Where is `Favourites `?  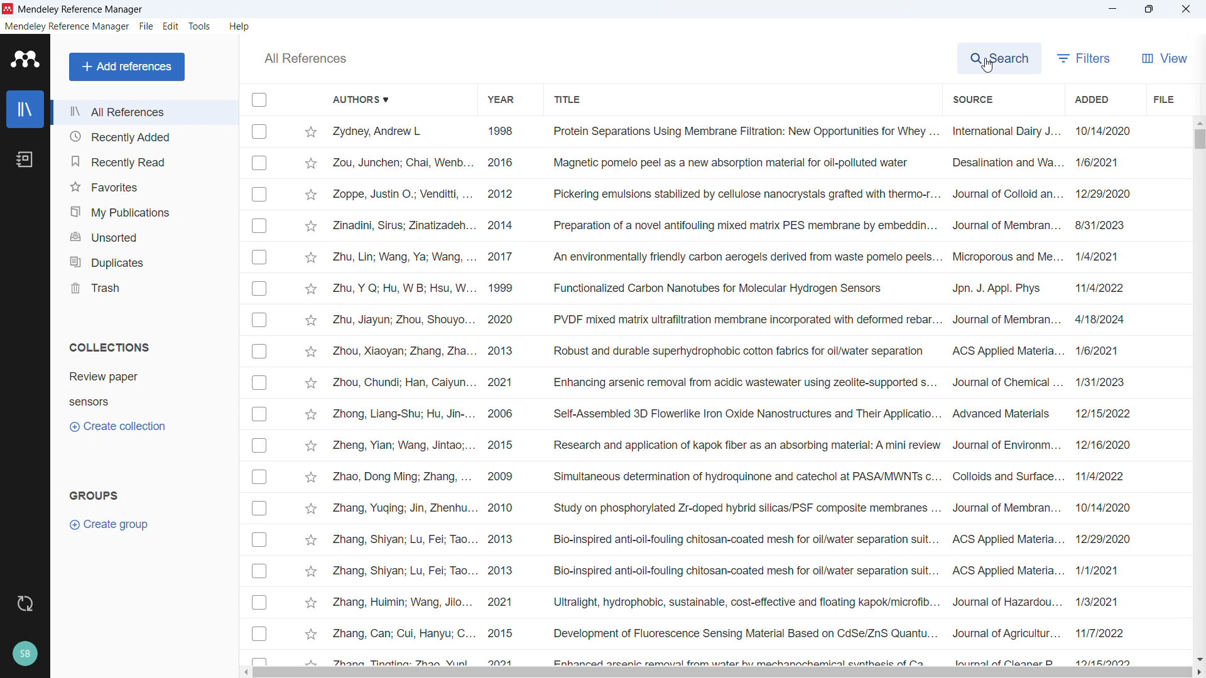 Favourites  is located at coordinates (144, 185).